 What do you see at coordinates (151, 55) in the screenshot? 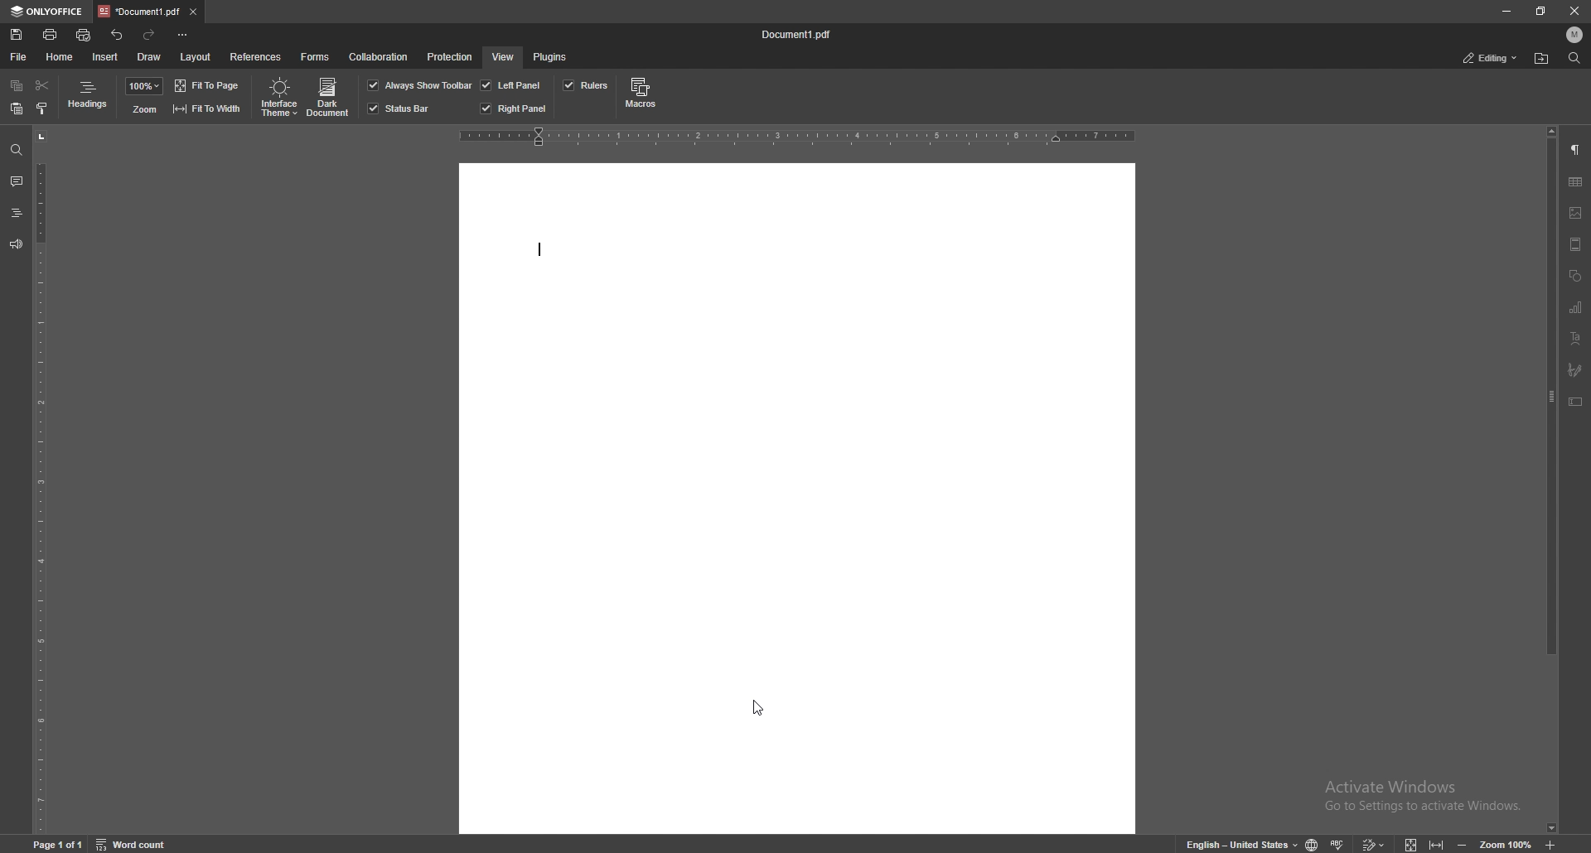
I see `draw` at bounding box center [151, 55].